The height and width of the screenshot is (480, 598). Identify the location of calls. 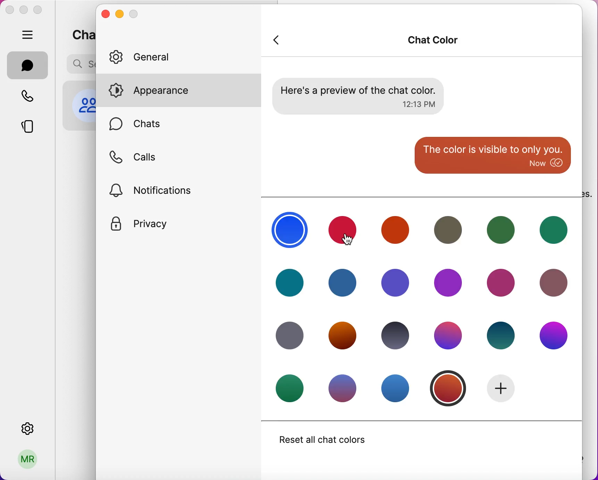
(159, 157).